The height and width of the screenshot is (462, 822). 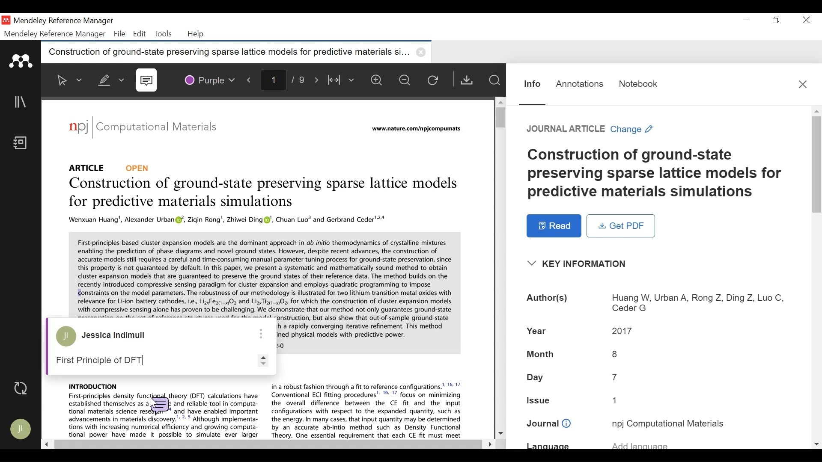 I want to click on Restore, so click(x=775, y=21).